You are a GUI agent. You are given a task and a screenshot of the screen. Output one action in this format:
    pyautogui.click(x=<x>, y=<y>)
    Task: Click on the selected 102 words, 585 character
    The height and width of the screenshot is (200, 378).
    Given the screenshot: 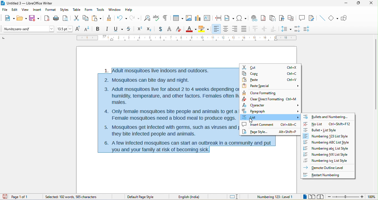 What is the action you would take?
    pyautogui.click(x=71, y=197)
    